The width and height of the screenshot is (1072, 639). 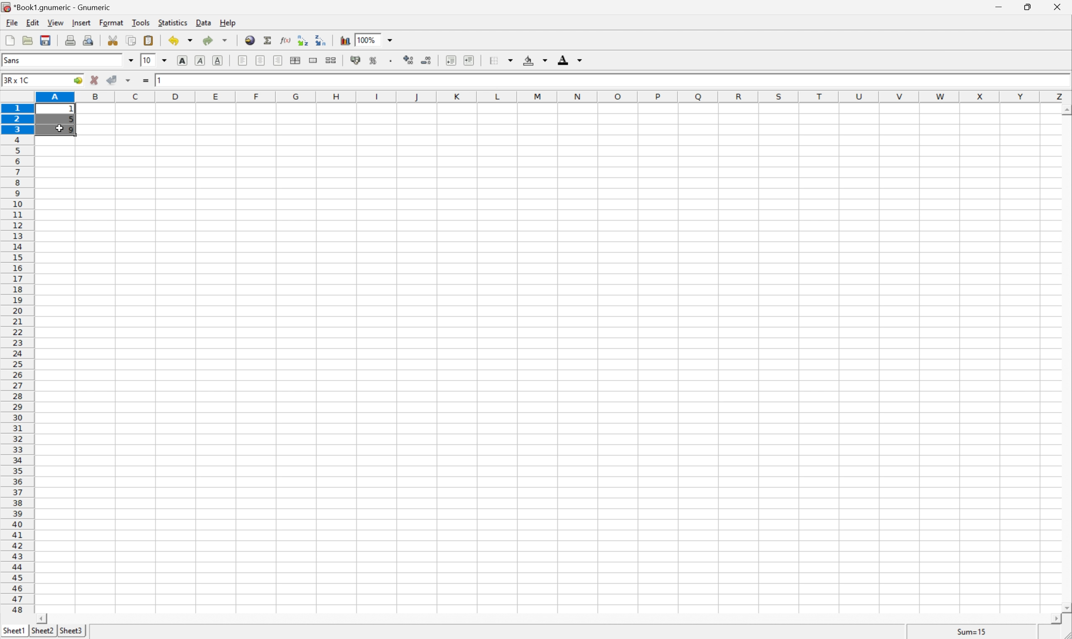 I want to click on drop down, so click(x=131, y=60).